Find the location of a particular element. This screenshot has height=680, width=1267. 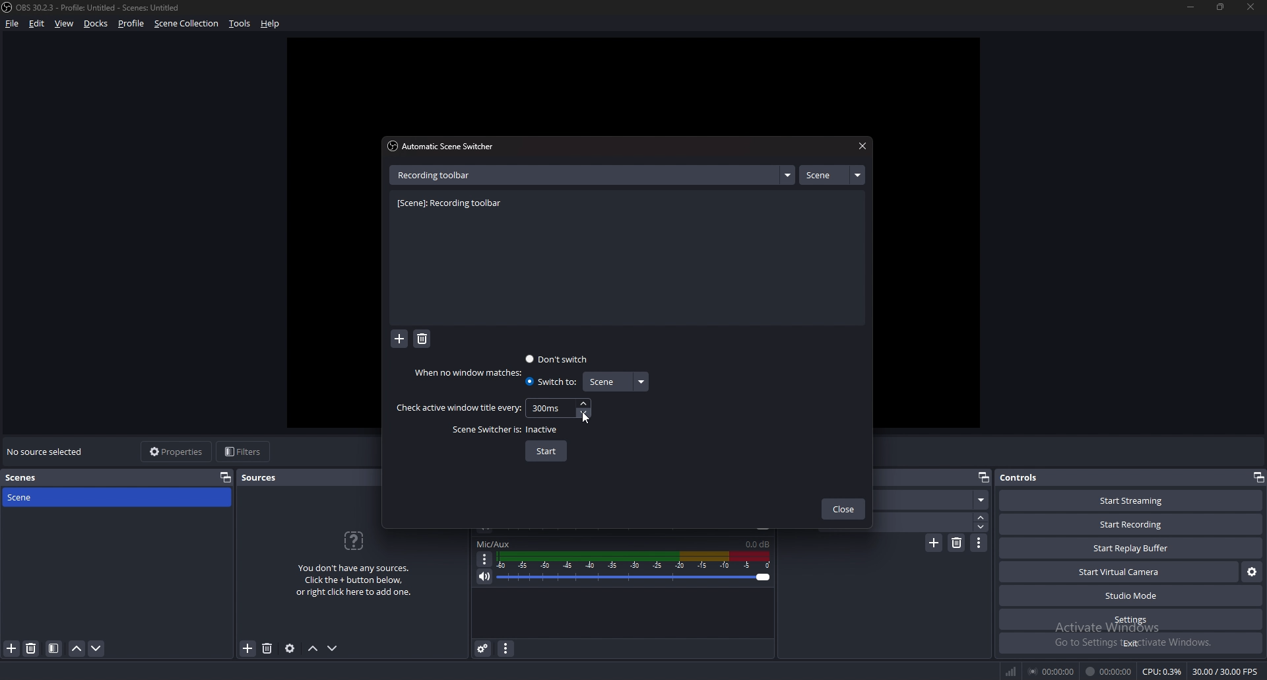

filter is located at coordinates (54, 648).